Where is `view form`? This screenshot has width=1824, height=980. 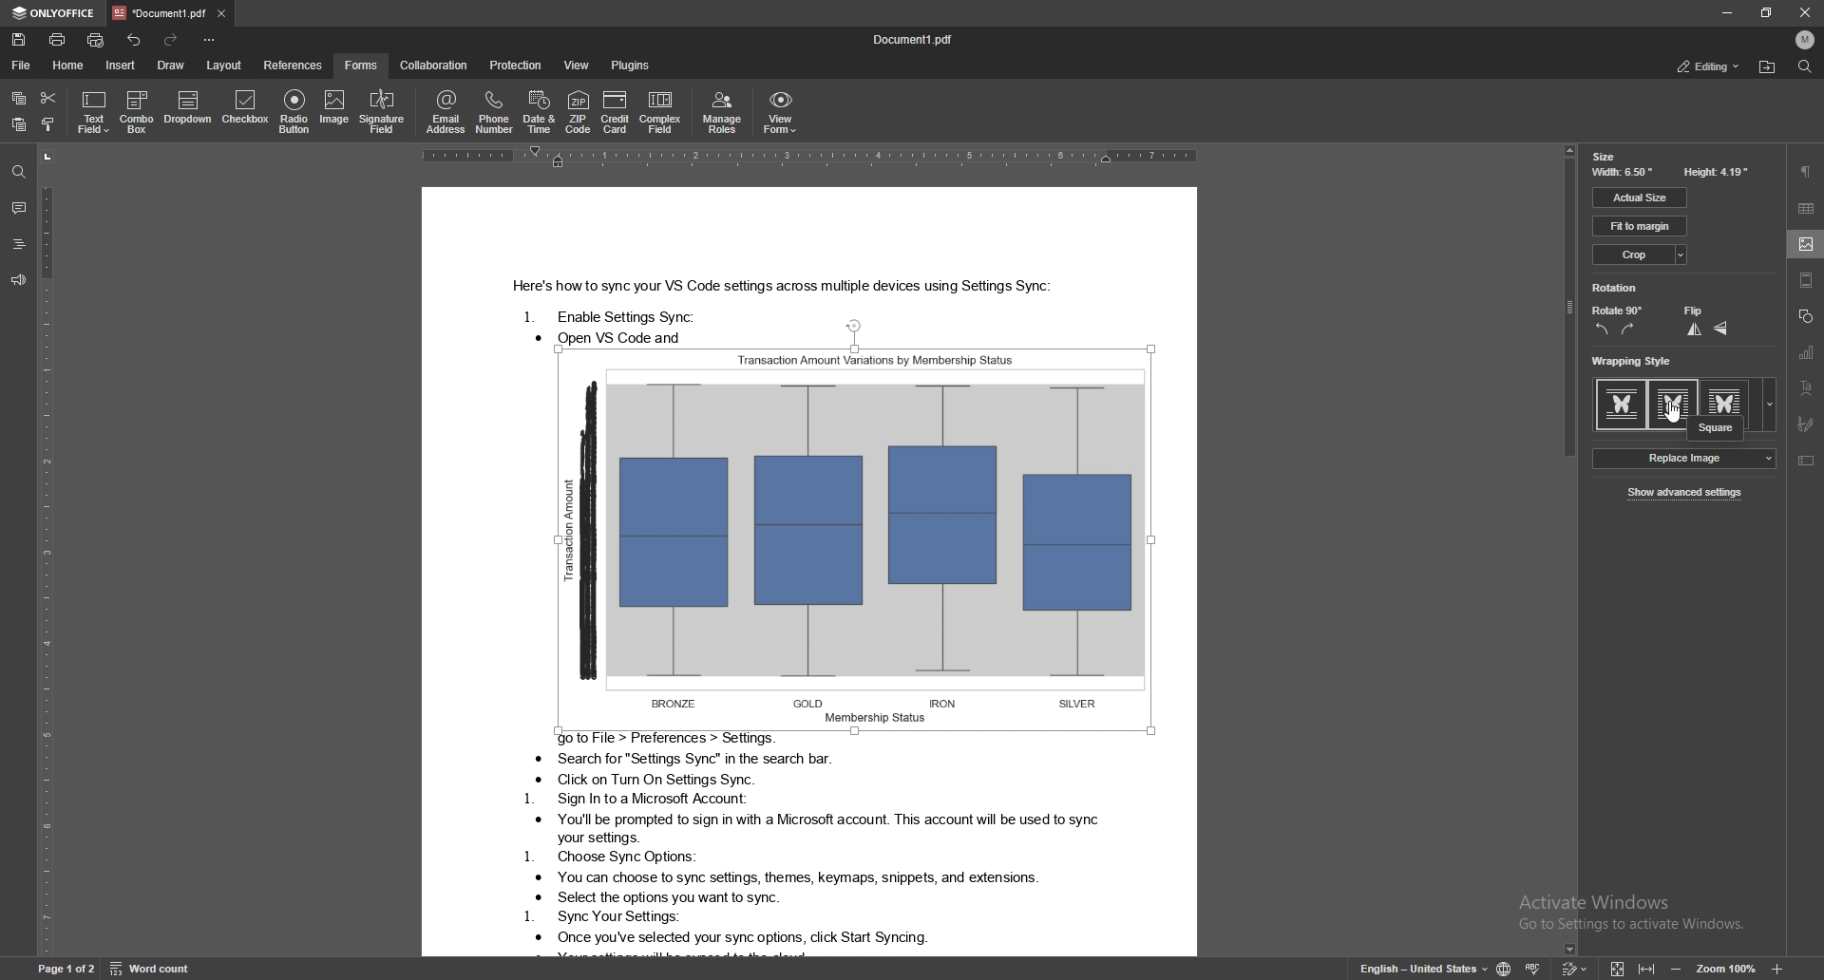
view form is located at coordinates (782, 111).